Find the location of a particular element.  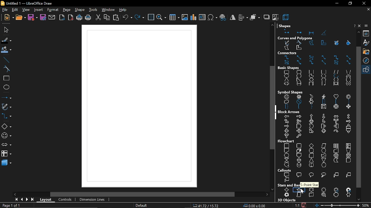

basic shapes is located at coordinates (6, 127).